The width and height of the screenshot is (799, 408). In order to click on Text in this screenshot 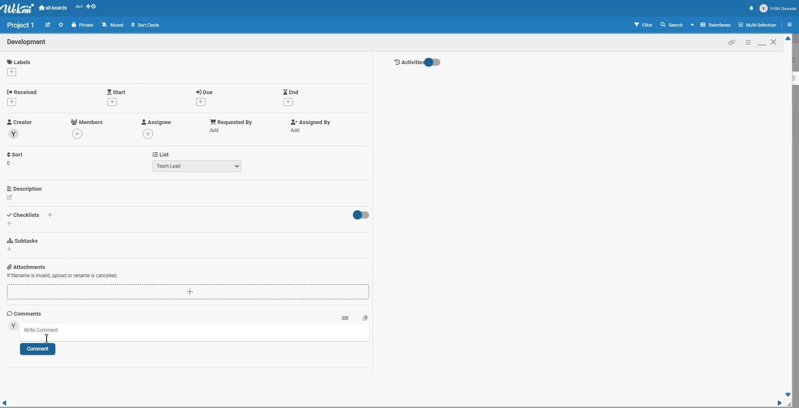, I will do `click(27, 42)`.